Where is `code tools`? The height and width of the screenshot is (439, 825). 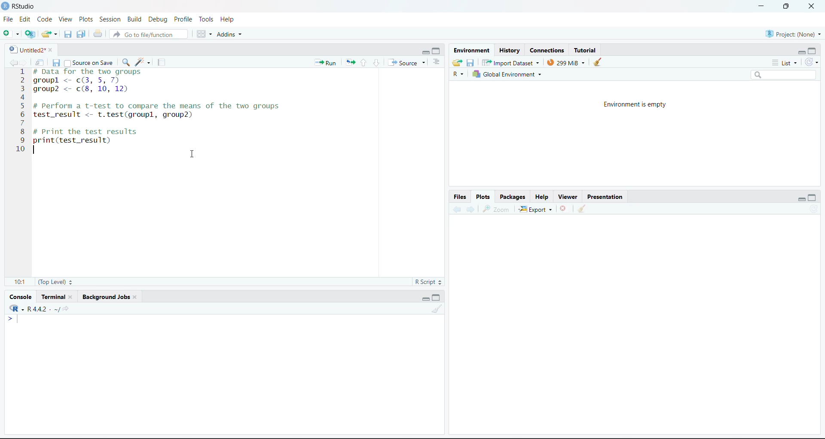
code tools is located at coordinates (142, 61).